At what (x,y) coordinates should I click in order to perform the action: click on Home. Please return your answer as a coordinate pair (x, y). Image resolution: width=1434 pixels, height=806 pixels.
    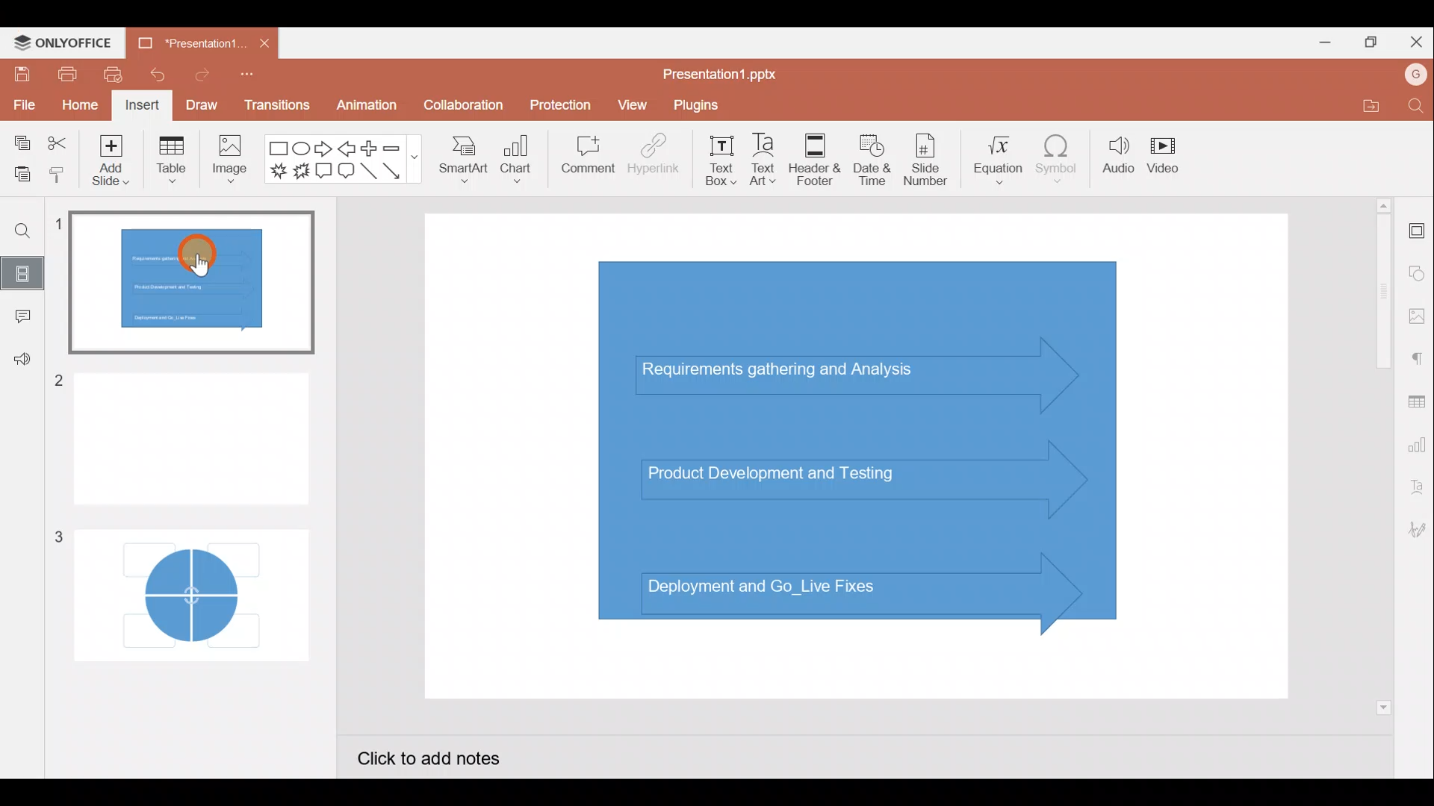
    Looking at the image, I should click on (79, 106).